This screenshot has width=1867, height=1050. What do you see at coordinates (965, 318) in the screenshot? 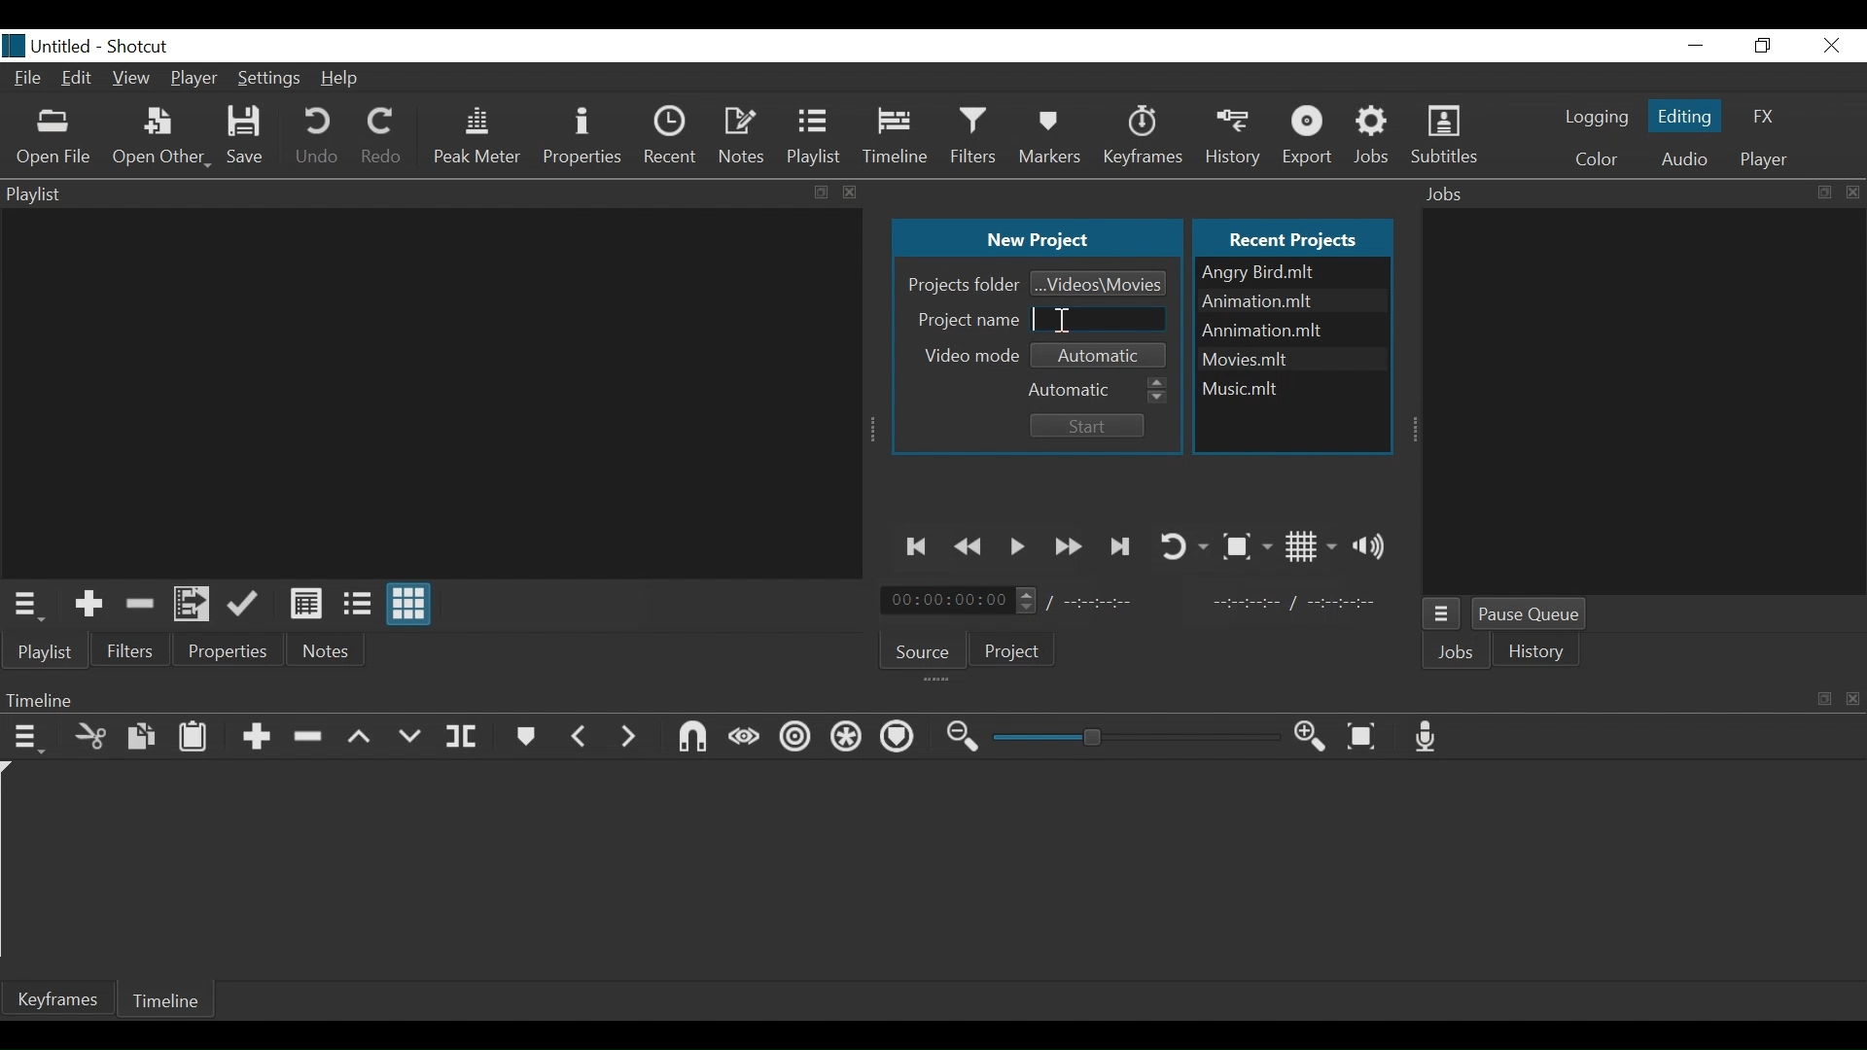
I see `Project Name` at bounding box center [965, 318].